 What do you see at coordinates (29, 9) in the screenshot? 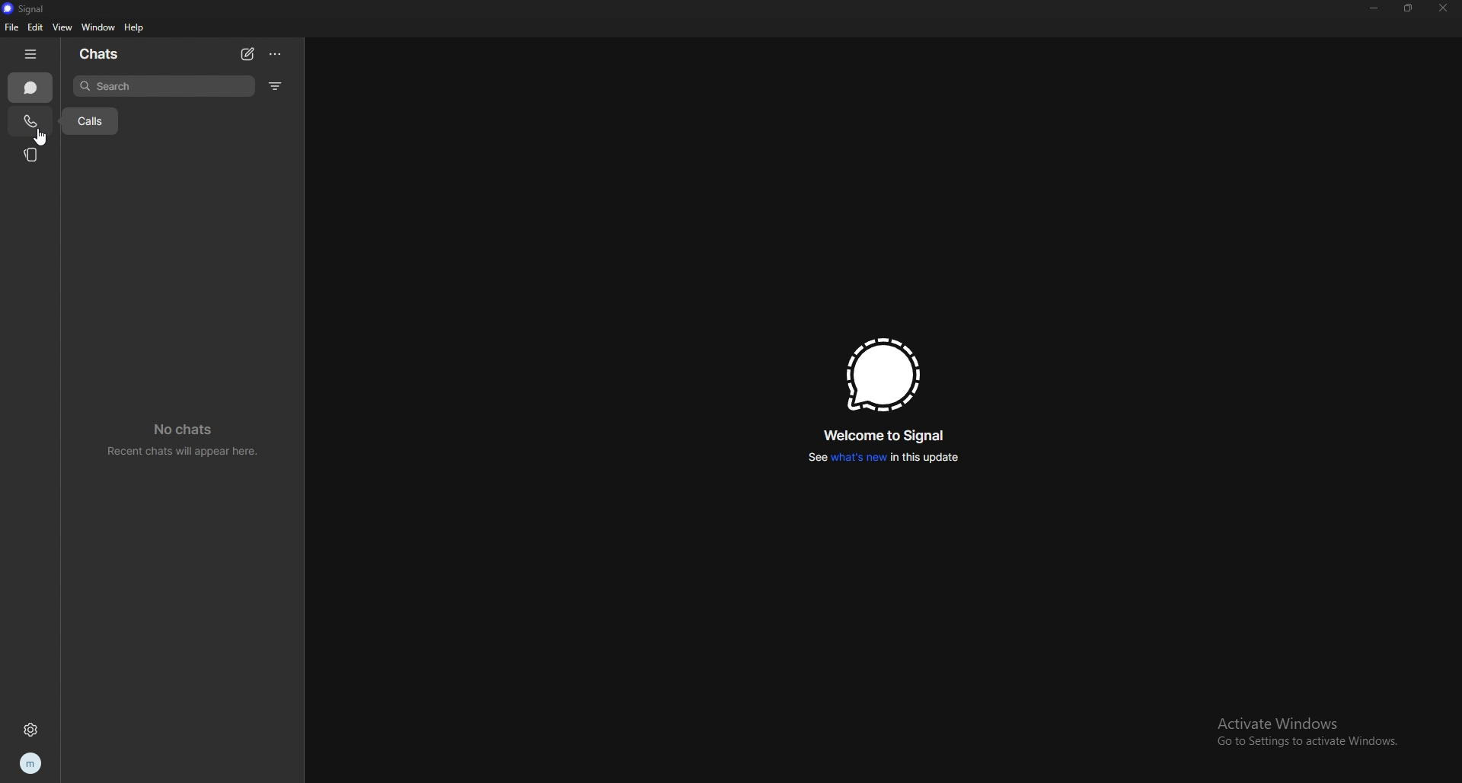
I see `signal` at bounding box center [29, 9].